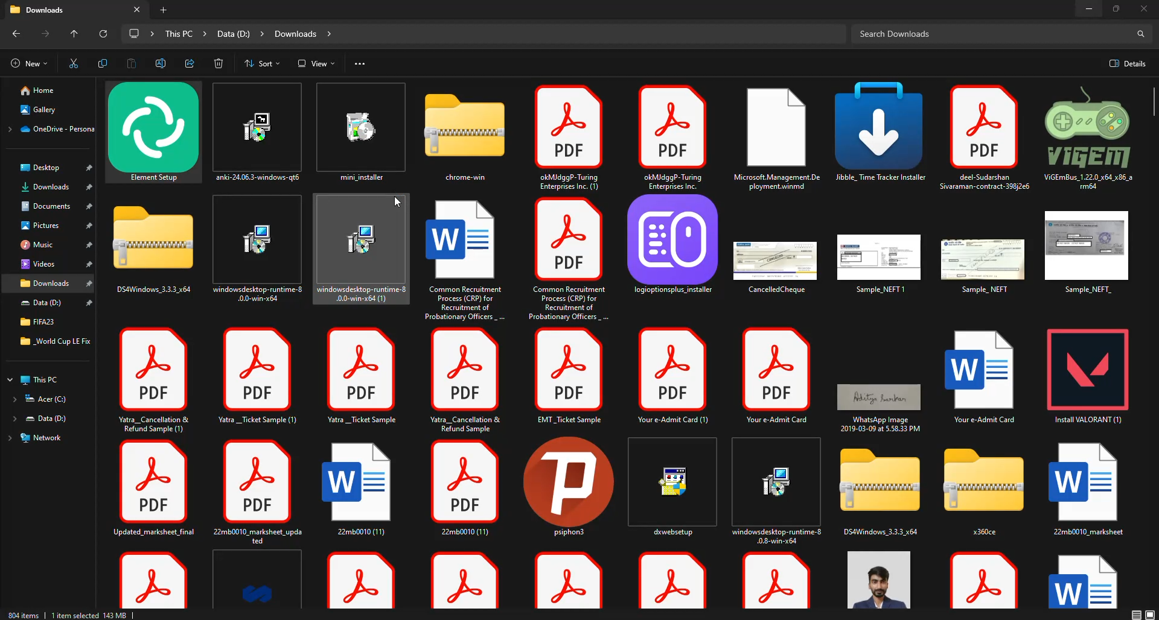 This screenshot has height=620, width=1159. Describe the element at coordinates (1083, 581) in the screenshot. I see `file` at that location.